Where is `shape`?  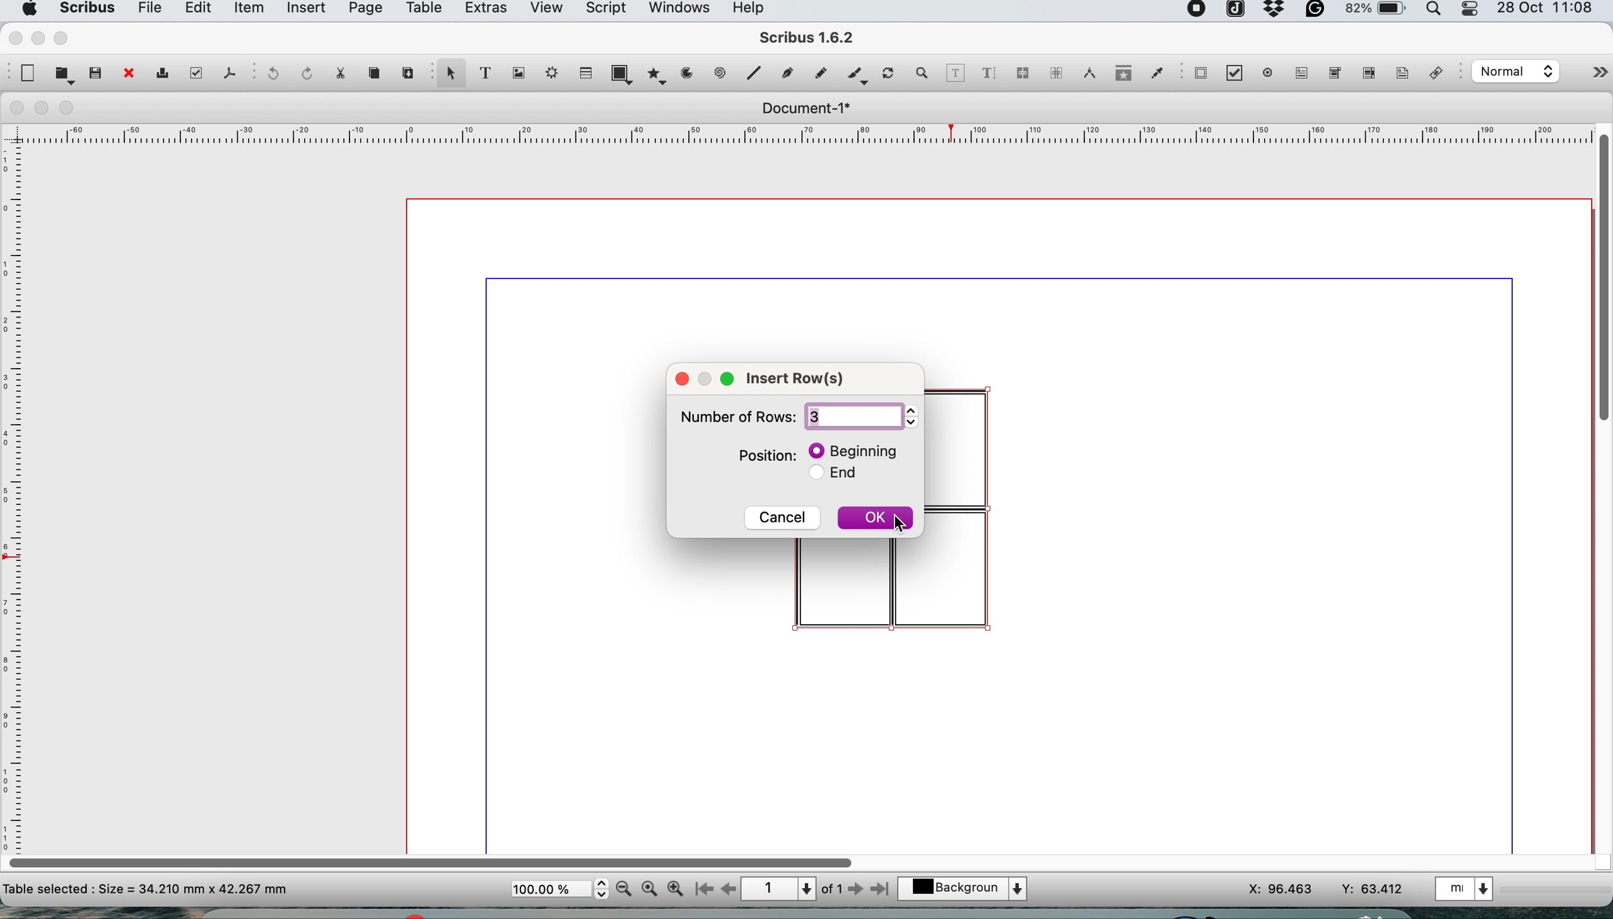 shape is located at coordinates (625, 73).